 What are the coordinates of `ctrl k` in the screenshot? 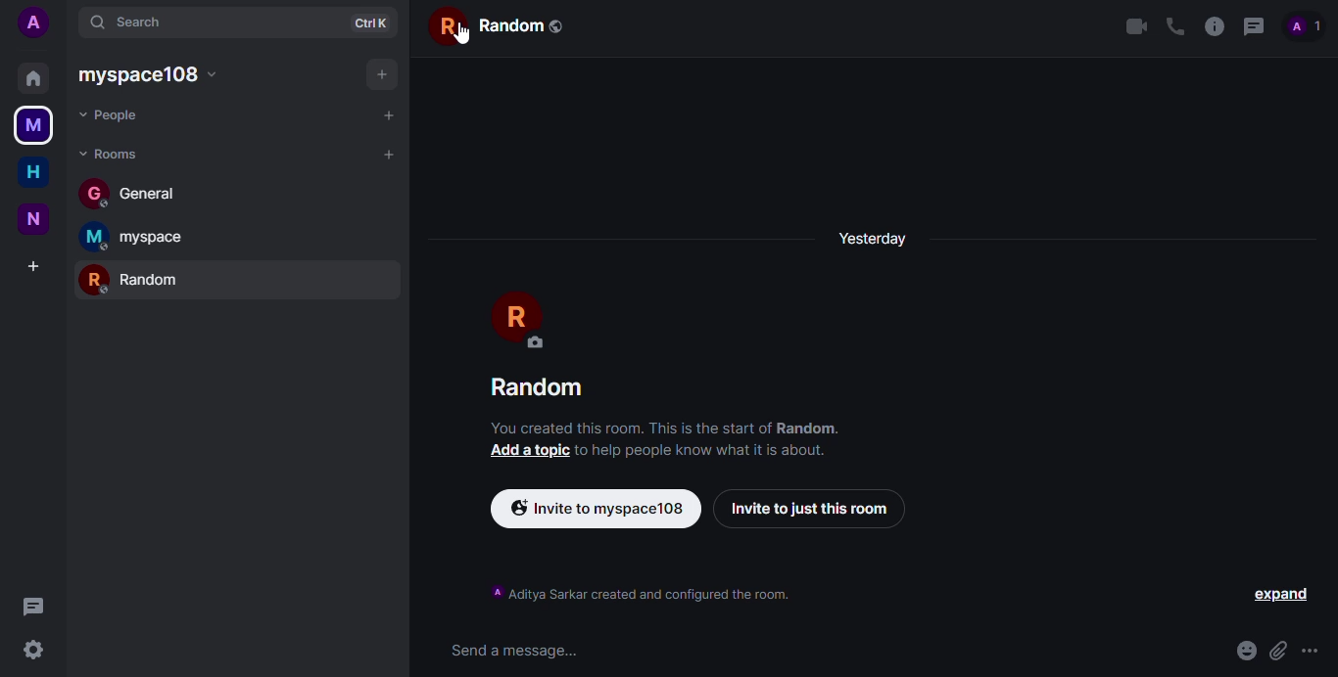 It's located at (369, 21).